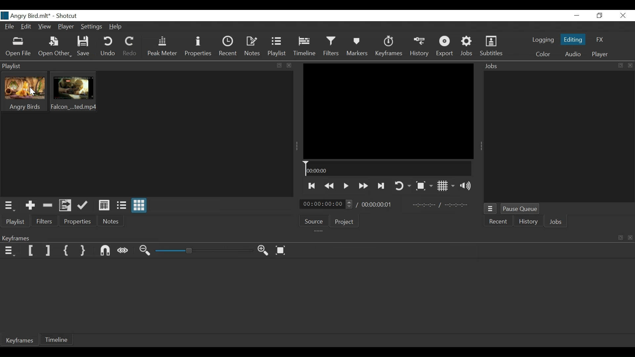  Describe the element at coordinates (419, 47) in the screenshot. I see `History` at that location.